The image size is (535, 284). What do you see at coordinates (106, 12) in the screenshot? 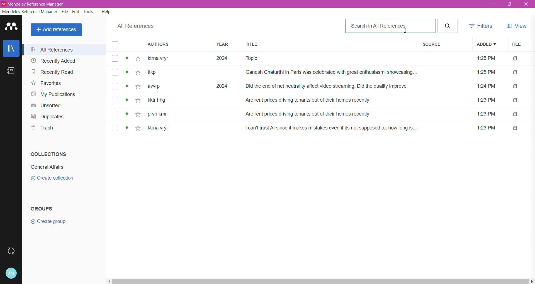
I see `Help` at bounding box center [106, 12].